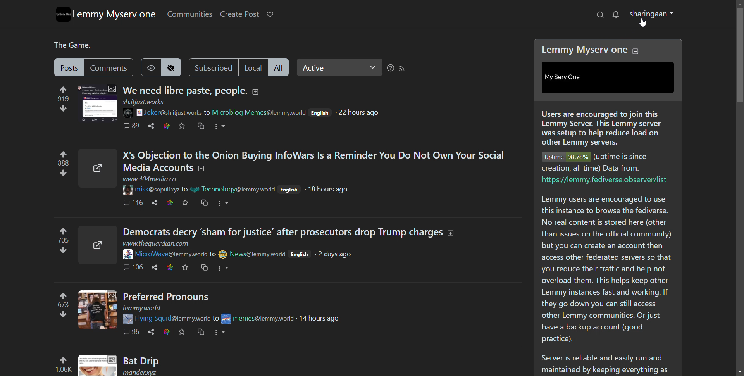 The width and height of the screenshot is (744, 376). Describe the element at coordinates (360, 113) in the screenshot. I see `time of posting` at that location.